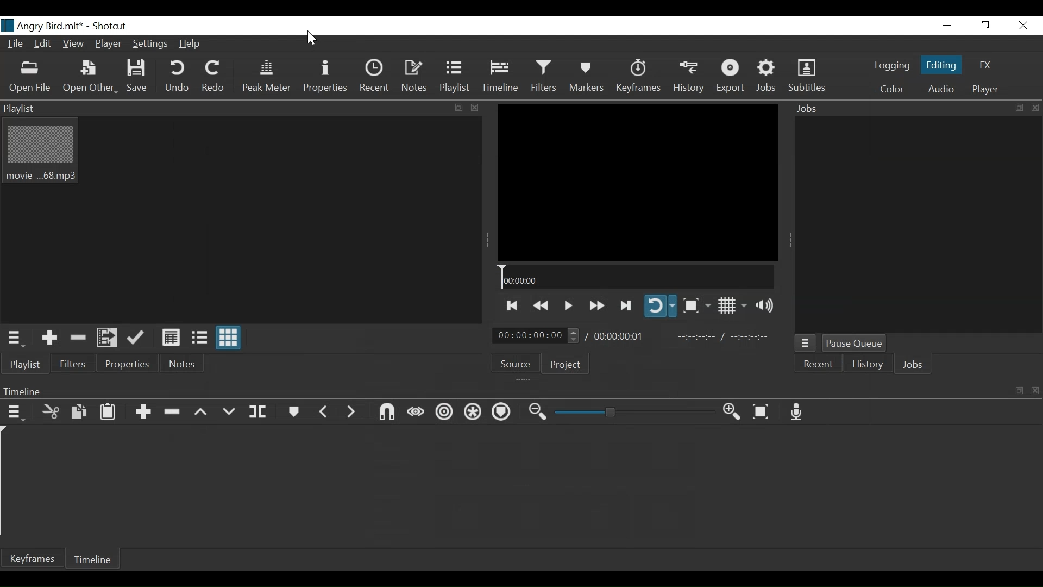 The height and width of the screenshot is (587, 1043). I want to click on Snap, so click(387, 412).